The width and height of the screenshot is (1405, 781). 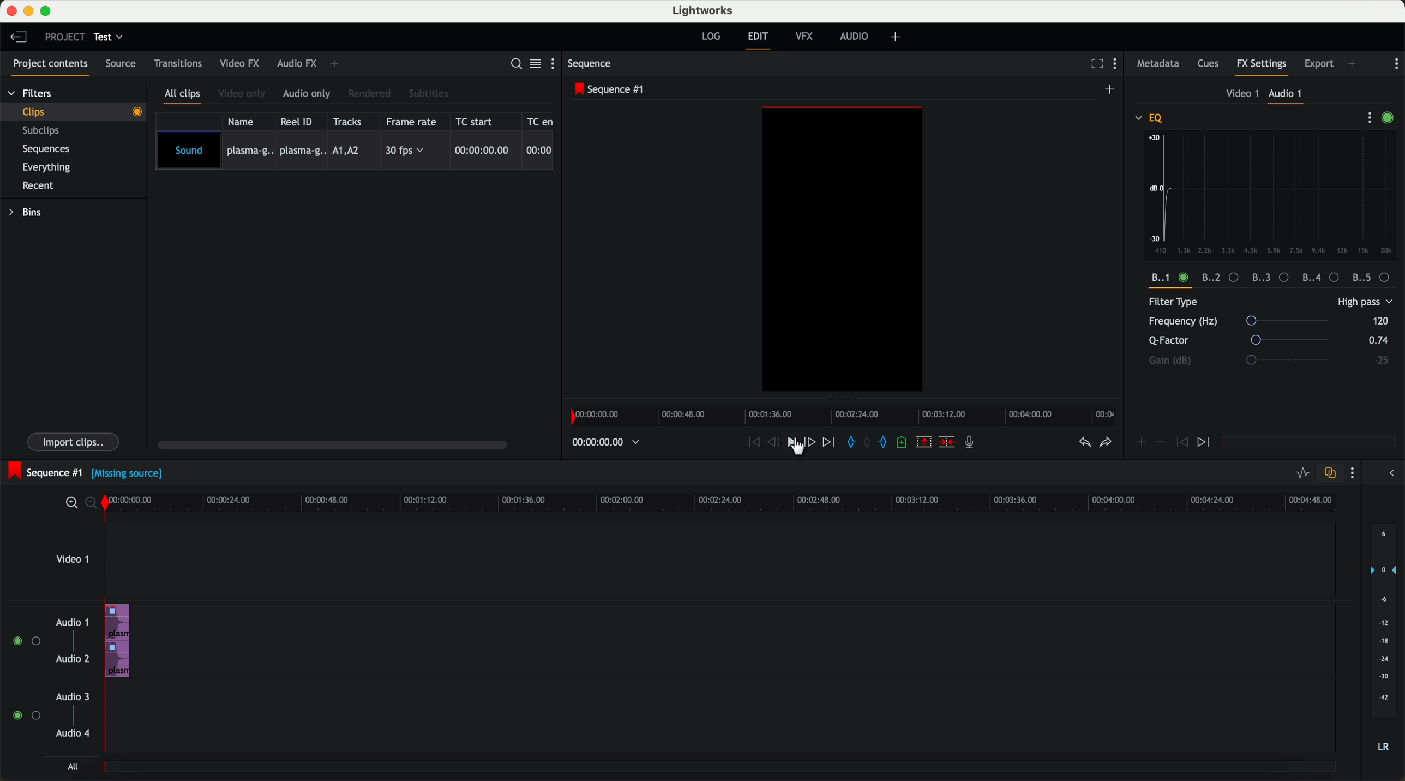 I want to click on clear all marks, so click(x=869, y=443).